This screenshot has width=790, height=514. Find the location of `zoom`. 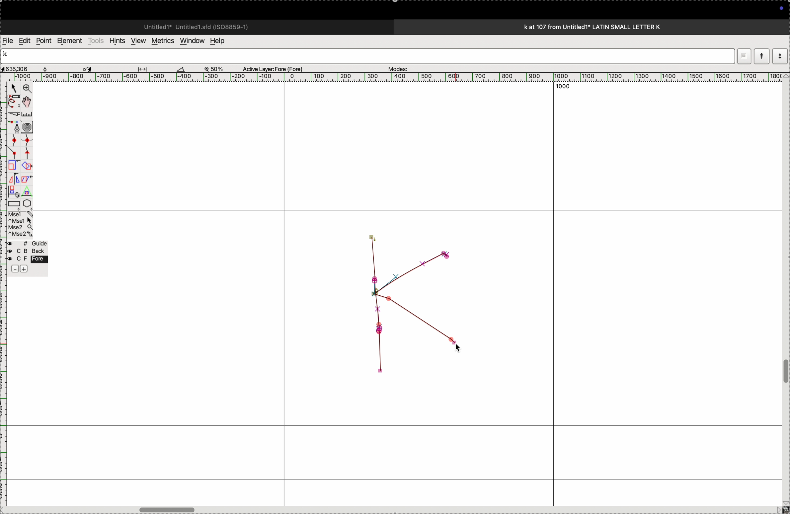

zoom is located at coordinates (26, 89).